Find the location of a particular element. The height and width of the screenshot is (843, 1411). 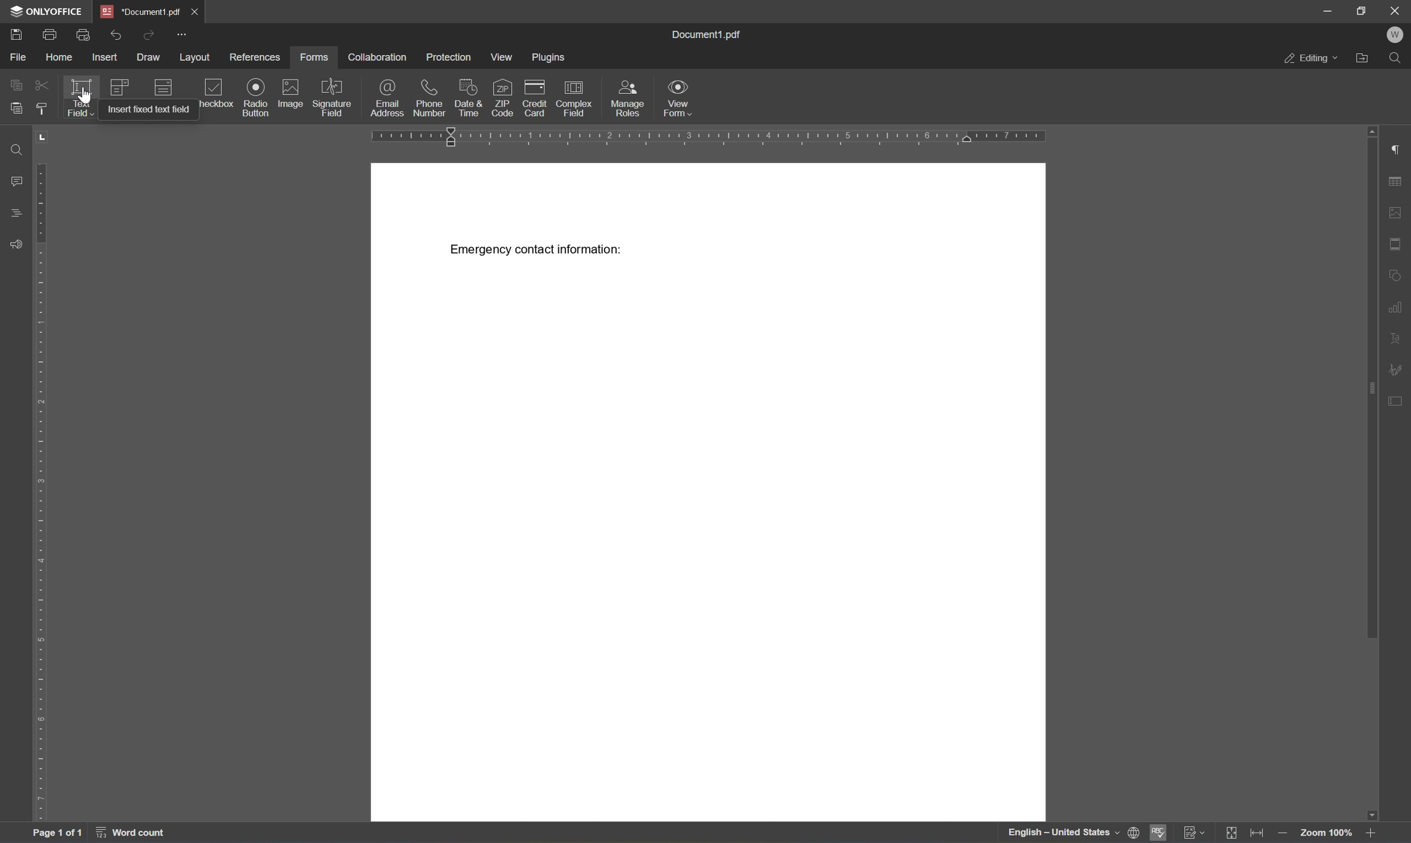

protection is located at coordinates (452, 59).